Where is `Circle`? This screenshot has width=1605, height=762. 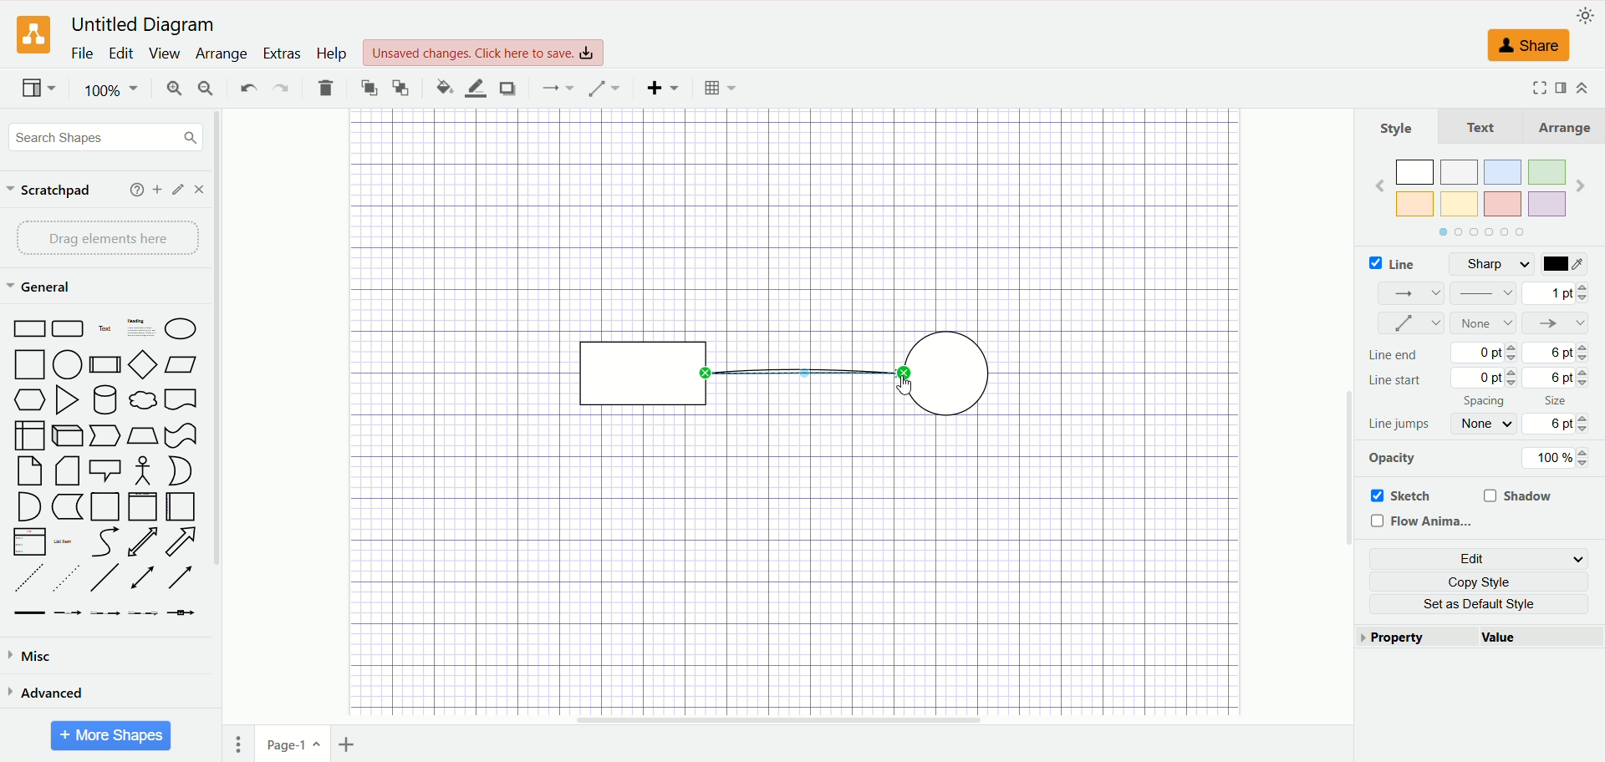
Circle is located at coordinates (70, 364).